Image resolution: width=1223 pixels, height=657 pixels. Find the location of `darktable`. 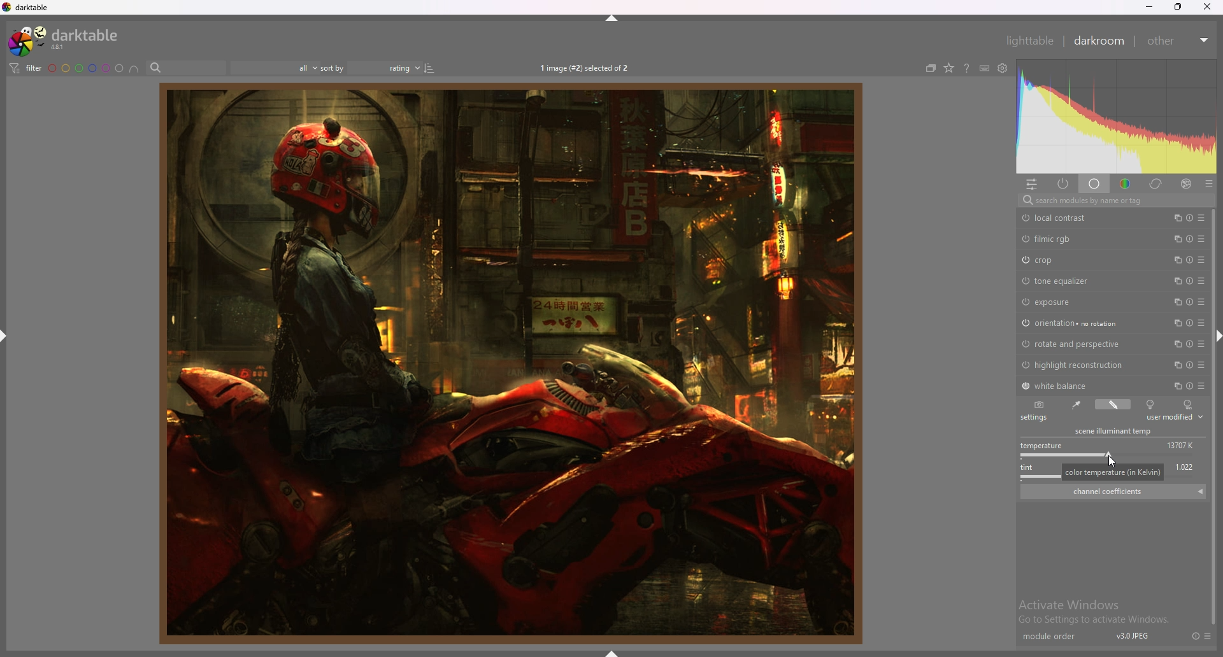

darktable is located at coordinates (28, 7).